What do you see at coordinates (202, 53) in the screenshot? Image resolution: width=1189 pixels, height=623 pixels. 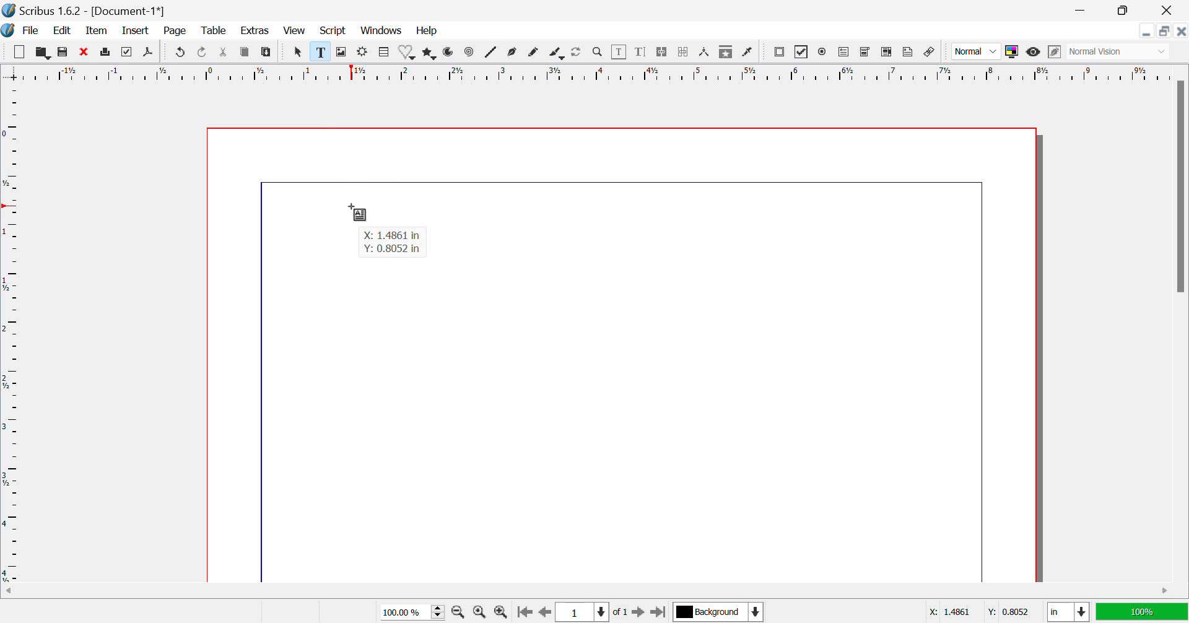 I see `Redo` at bounding box center [202, 53].